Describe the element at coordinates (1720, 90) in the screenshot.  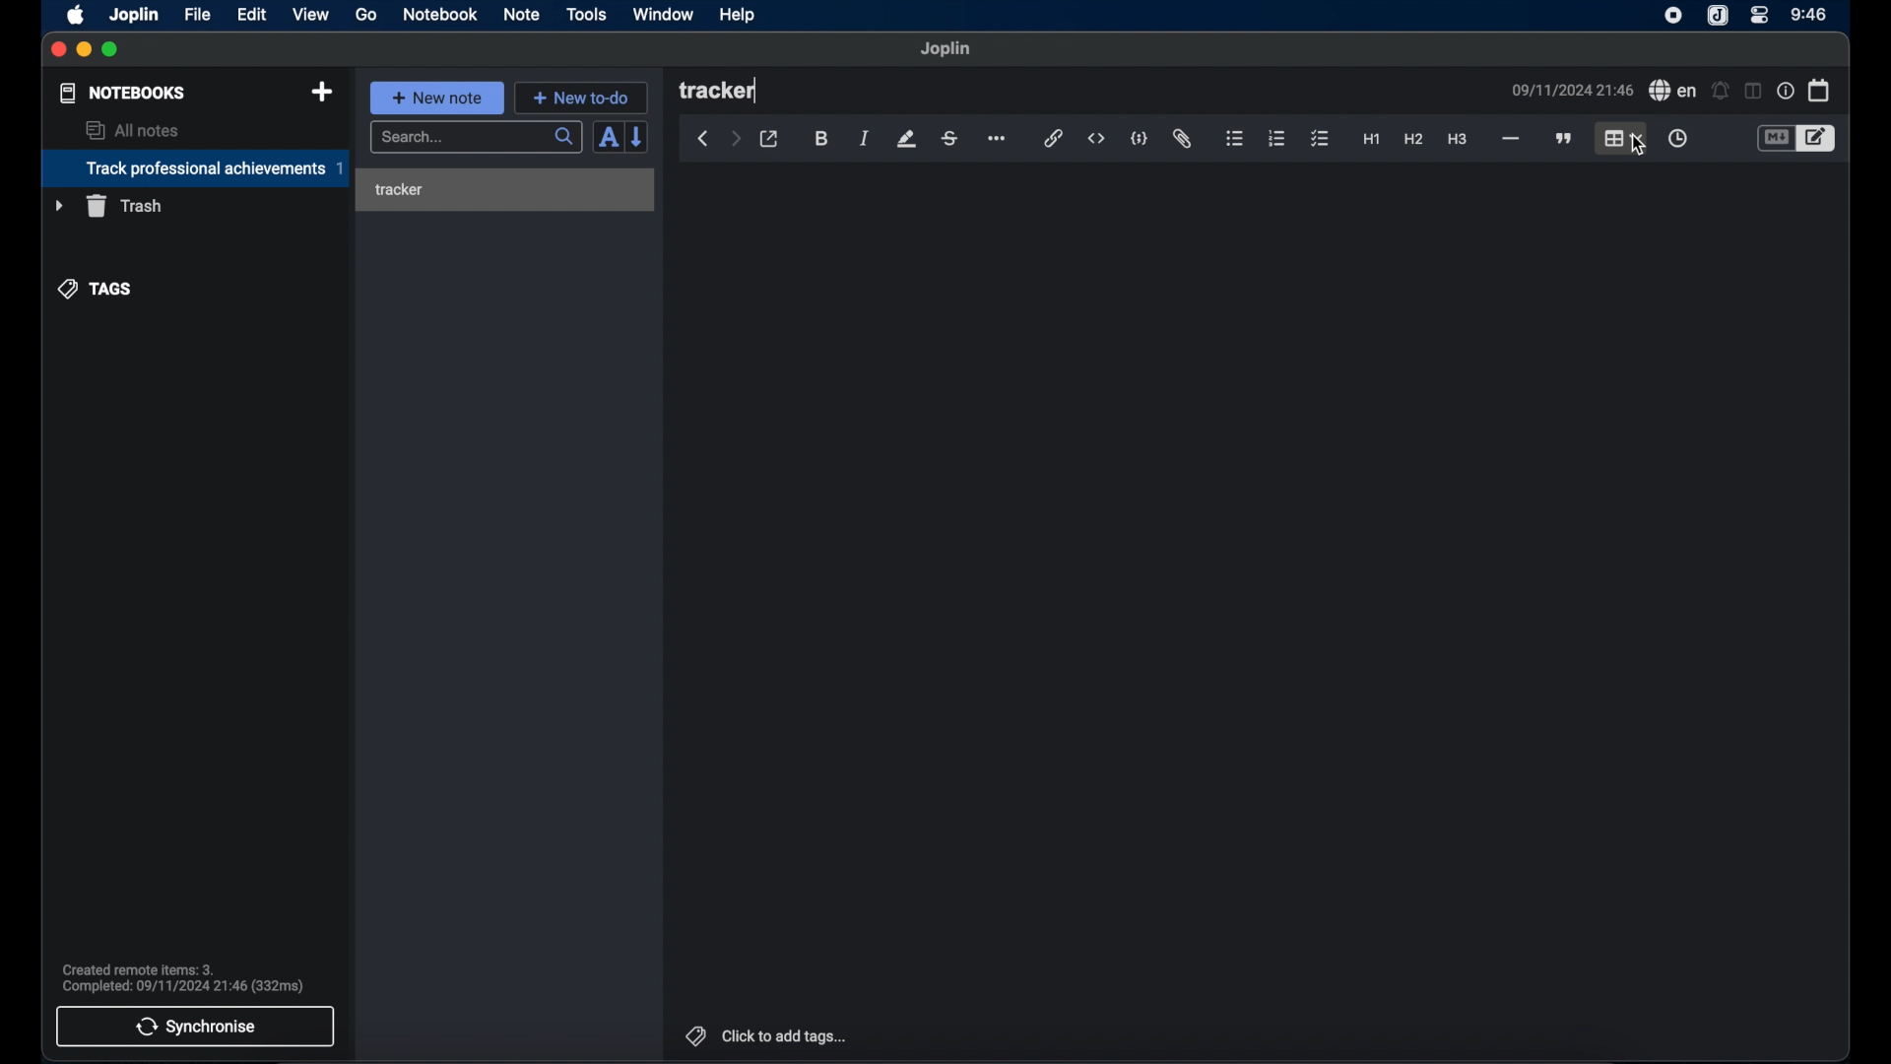
I see `set alarm` at that location.